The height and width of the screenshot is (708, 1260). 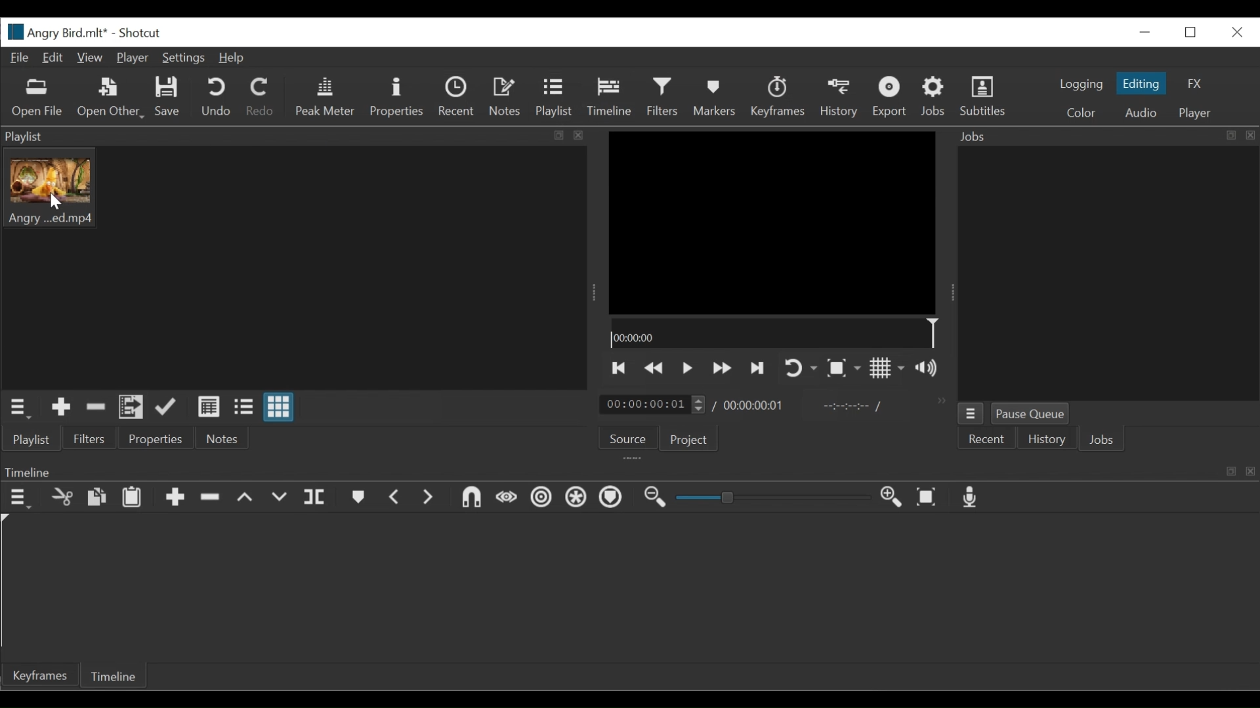 I want to click on Timeline, so click(x=611, y=98).